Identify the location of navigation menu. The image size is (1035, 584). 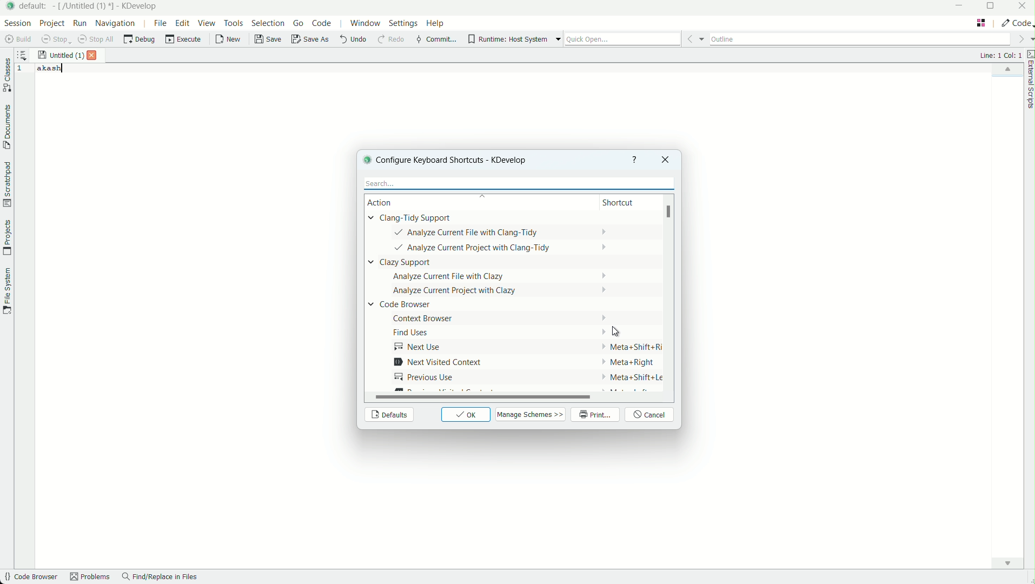
(116, 23).